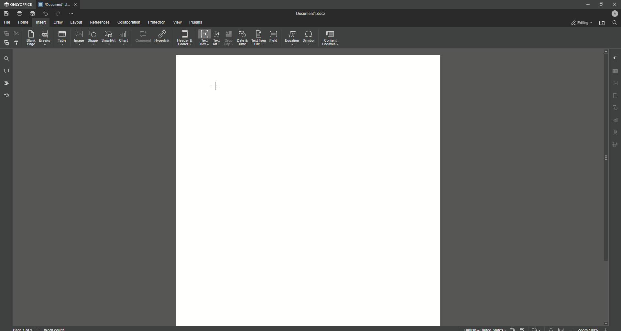 The height and width of the screenshot is (331, 621). I want to click on Home, so click(23, 23).